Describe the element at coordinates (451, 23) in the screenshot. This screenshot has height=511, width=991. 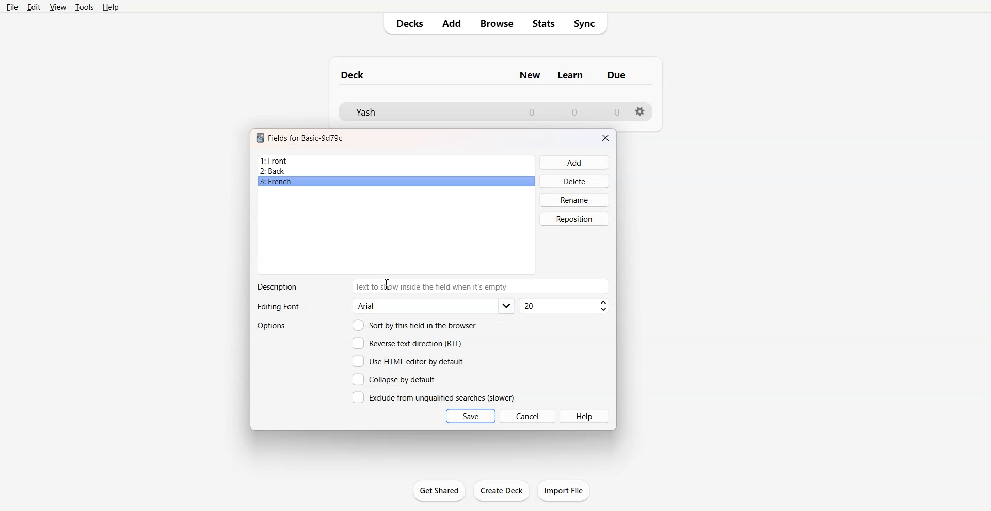
I see `Add` at that location.